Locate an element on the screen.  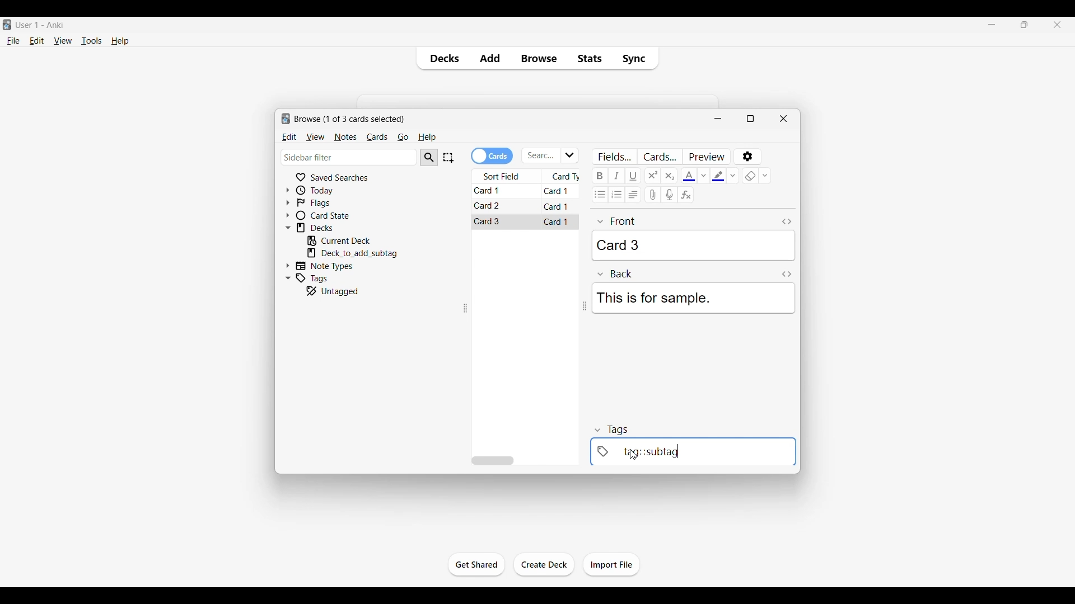
Cards menu is located at coordinates (377, 138).